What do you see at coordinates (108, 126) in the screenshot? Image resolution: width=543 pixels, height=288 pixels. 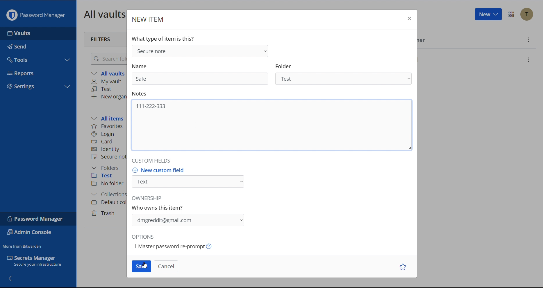 I see `Favorites` at bounding box center [108, 126].